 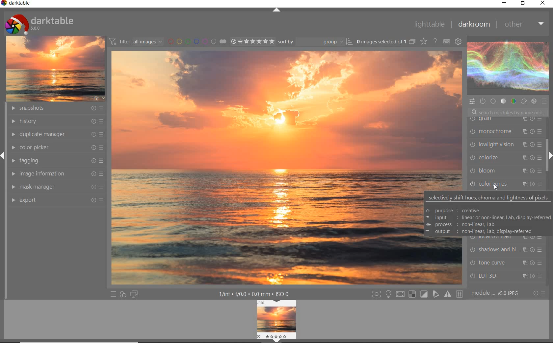 What do you see at coordinates (423, 41) in the screenshot?
I see `CHANGE TYPE FOR OVER RELAY` at bounding box center [423, 41].